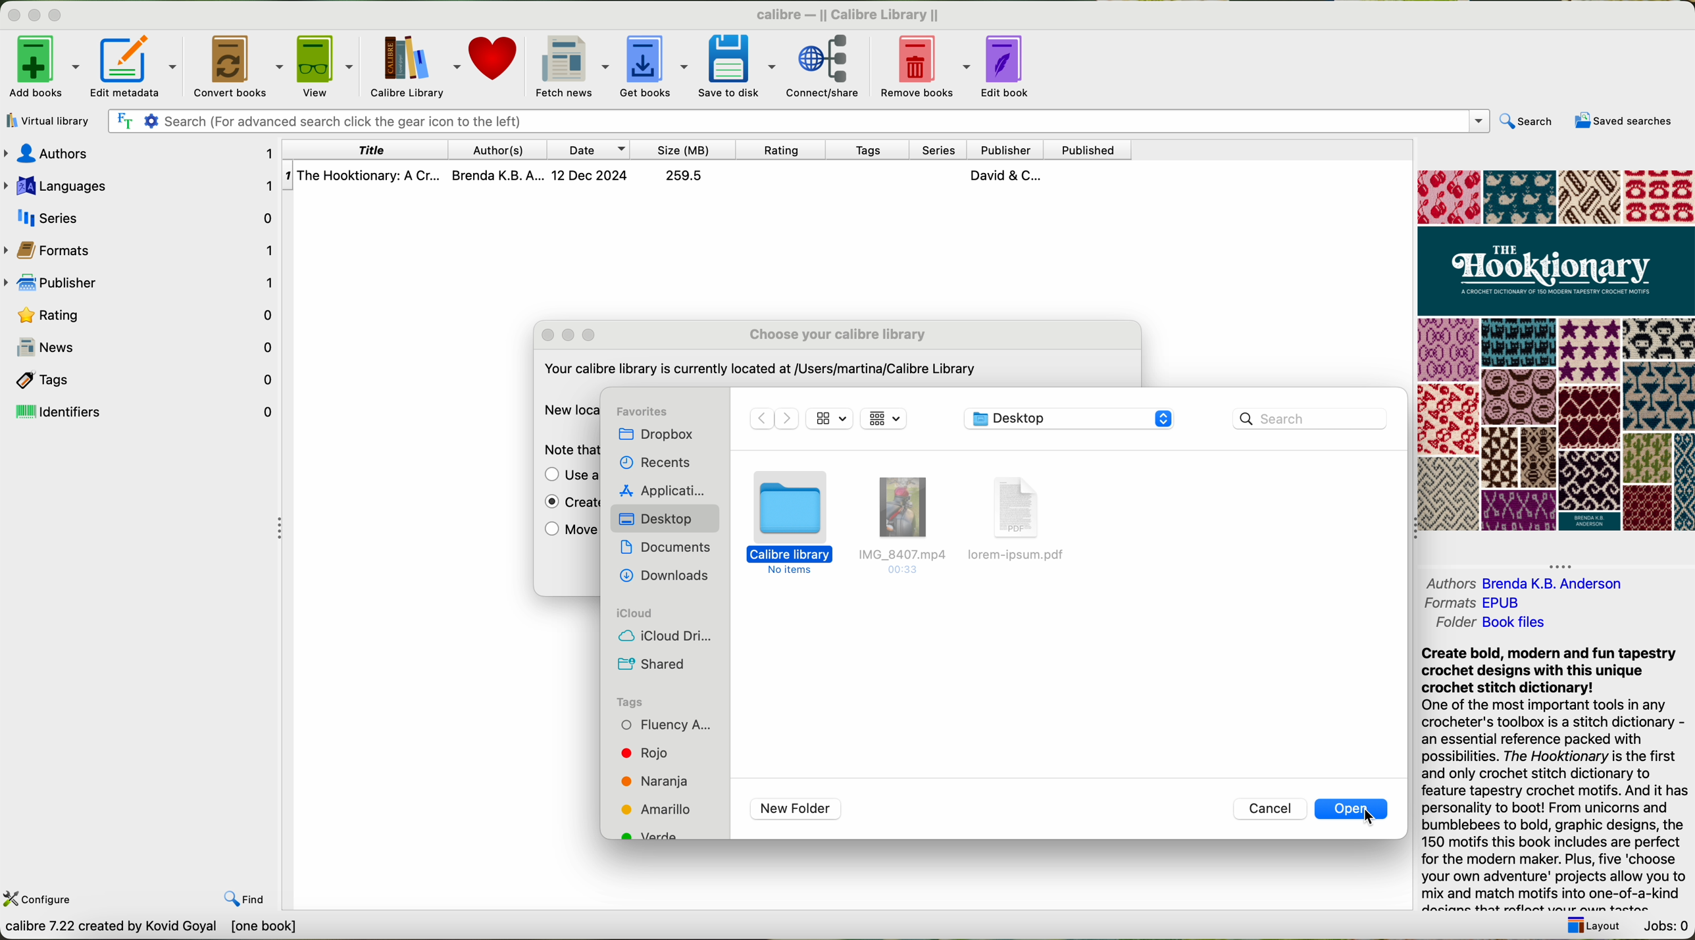 The width and height of the screenshot is (1695, 940). What do you see at coordinates (1305, 419) in the screenshot?
I see `search bar` at bounding box center [1305, 419].